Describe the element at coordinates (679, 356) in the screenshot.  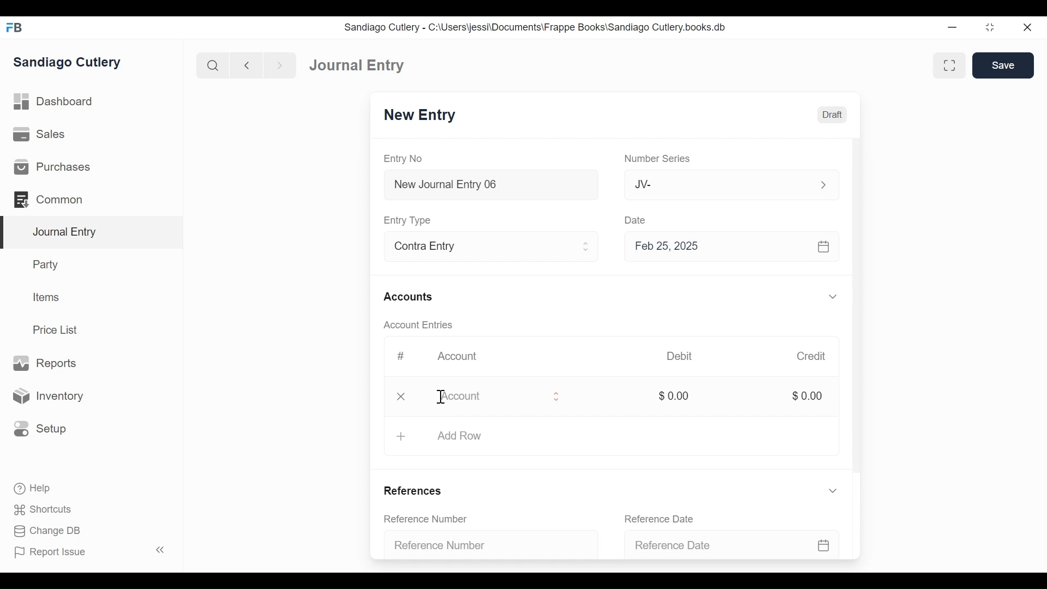
I see `Debit` at that location.